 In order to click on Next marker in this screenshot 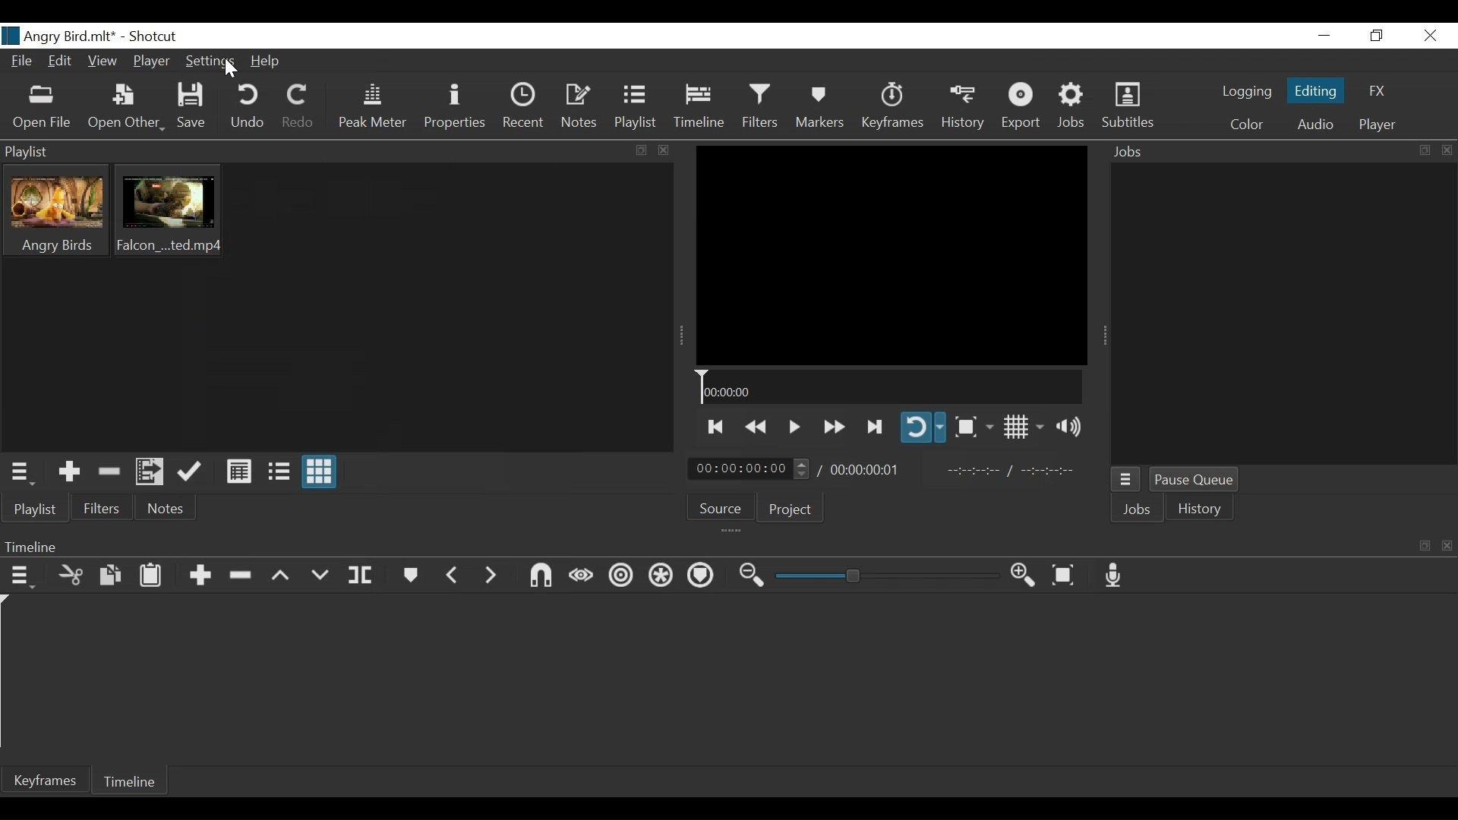, I will do `click(490, 581)`.